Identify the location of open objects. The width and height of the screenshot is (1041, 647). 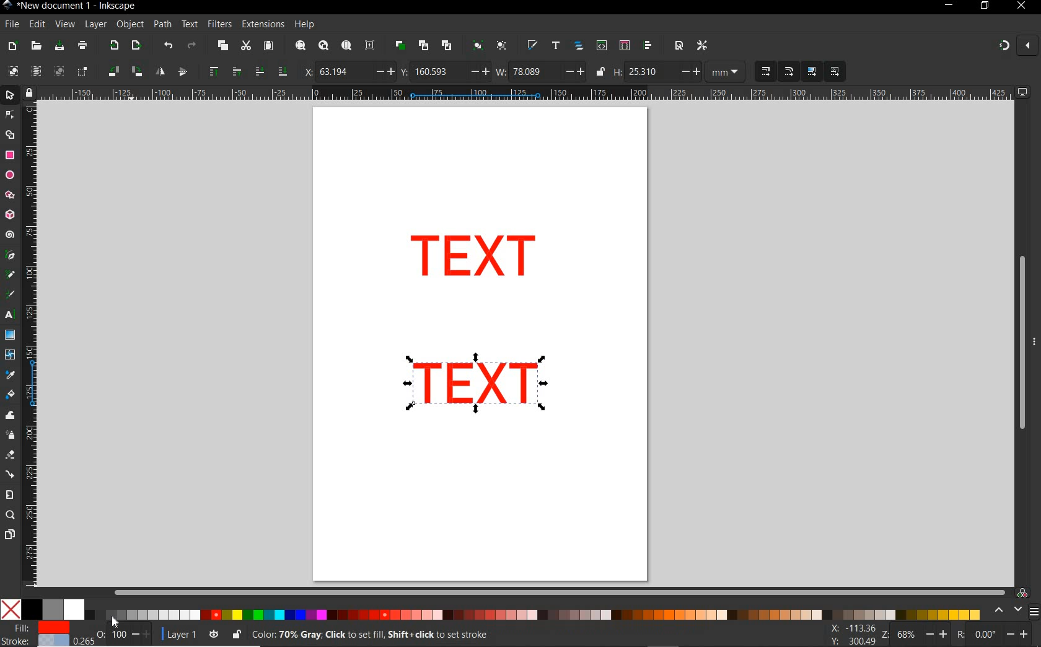
(579, 47).